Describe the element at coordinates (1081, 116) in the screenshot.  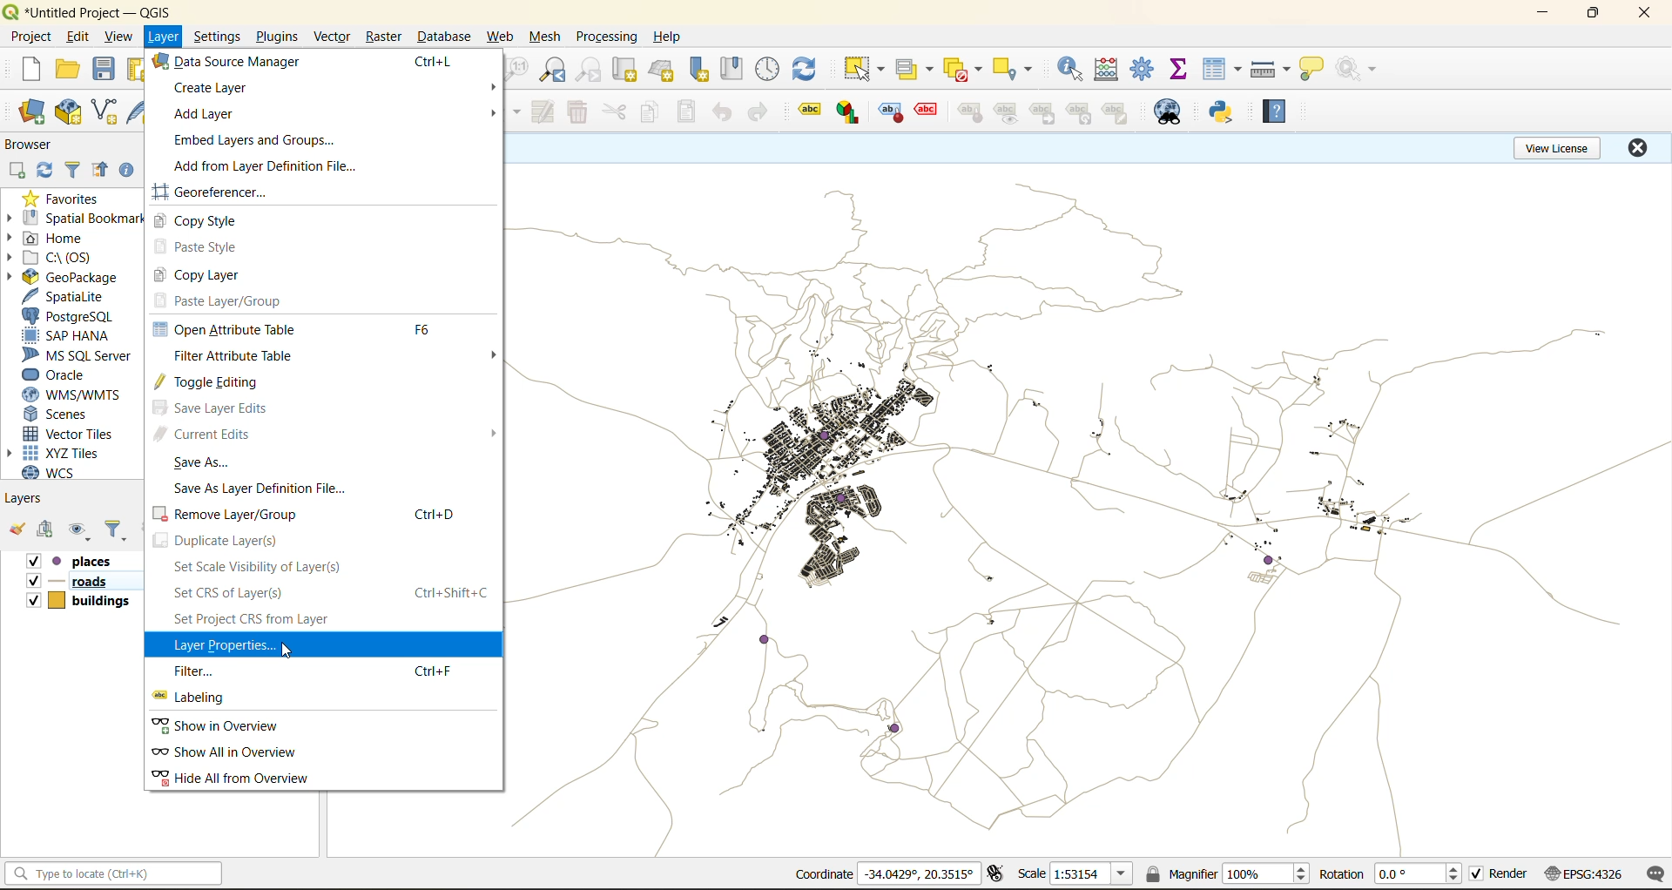
I see `label tool 8` at that location.